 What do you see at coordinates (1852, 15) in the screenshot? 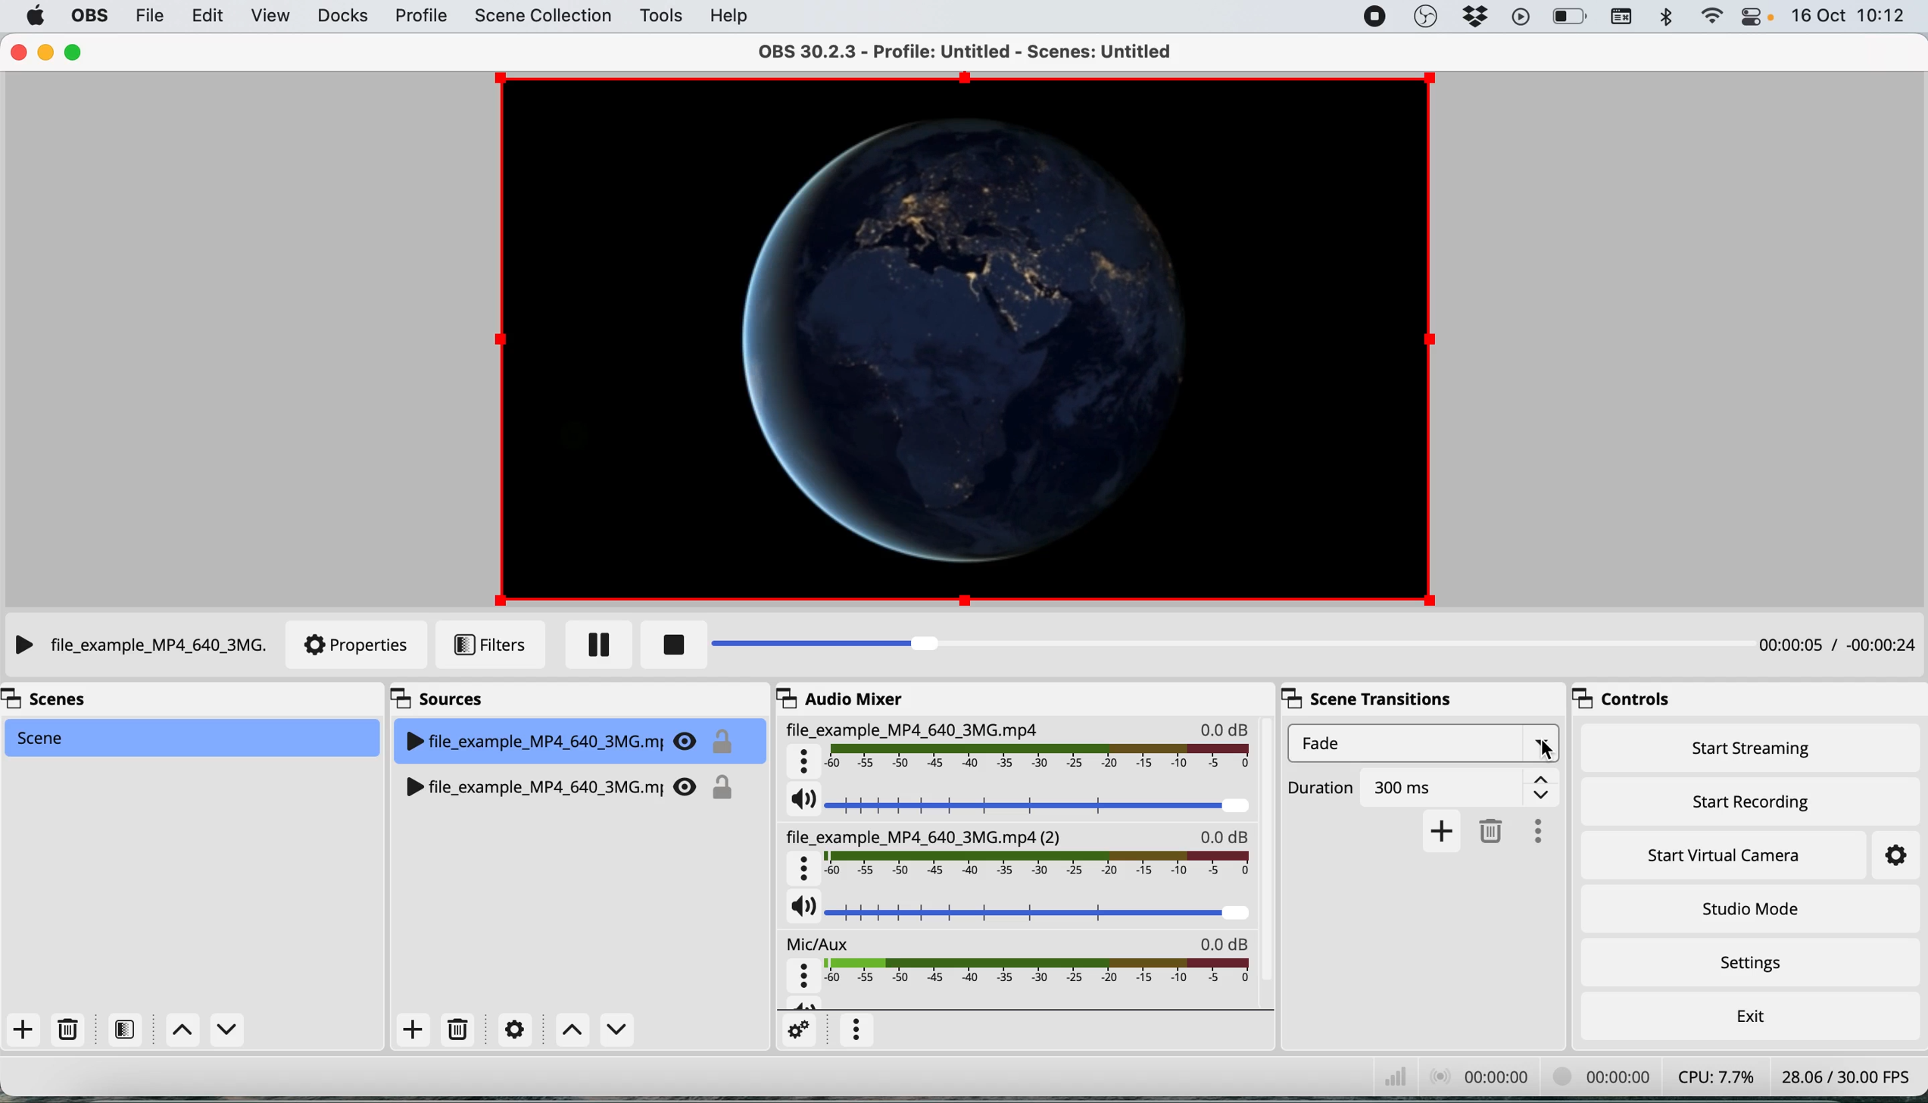
I see `16 Oct 10:12` at bounding box center [1852, 15].